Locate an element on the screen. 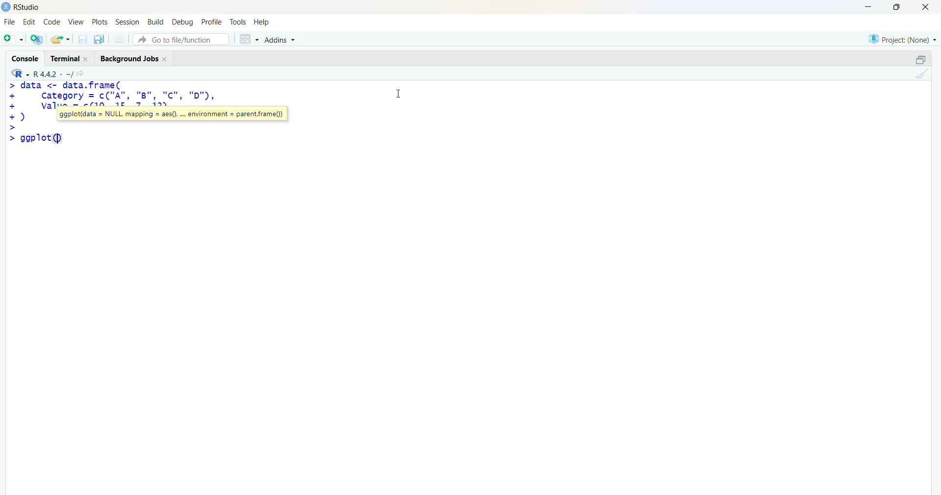 The width and height of the screenshot is (941, 495). selected project - none is located at coordinates (904, 39).